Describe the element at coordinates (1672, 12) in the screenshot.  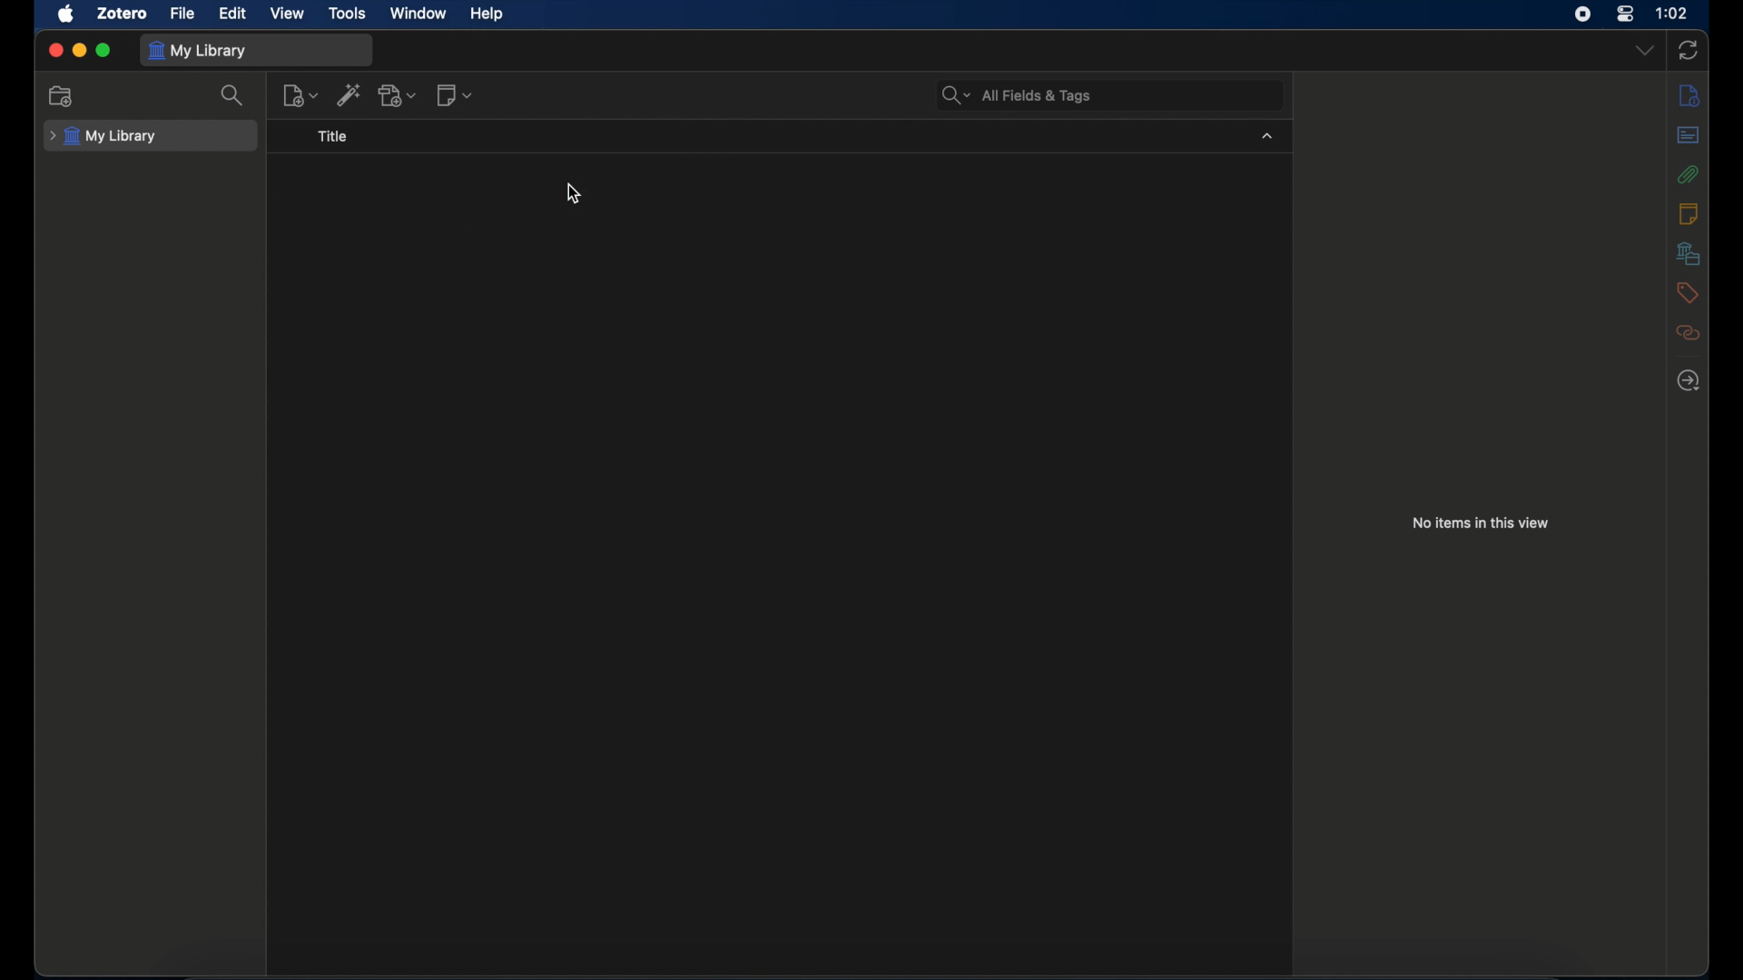
I see `time` at that location.